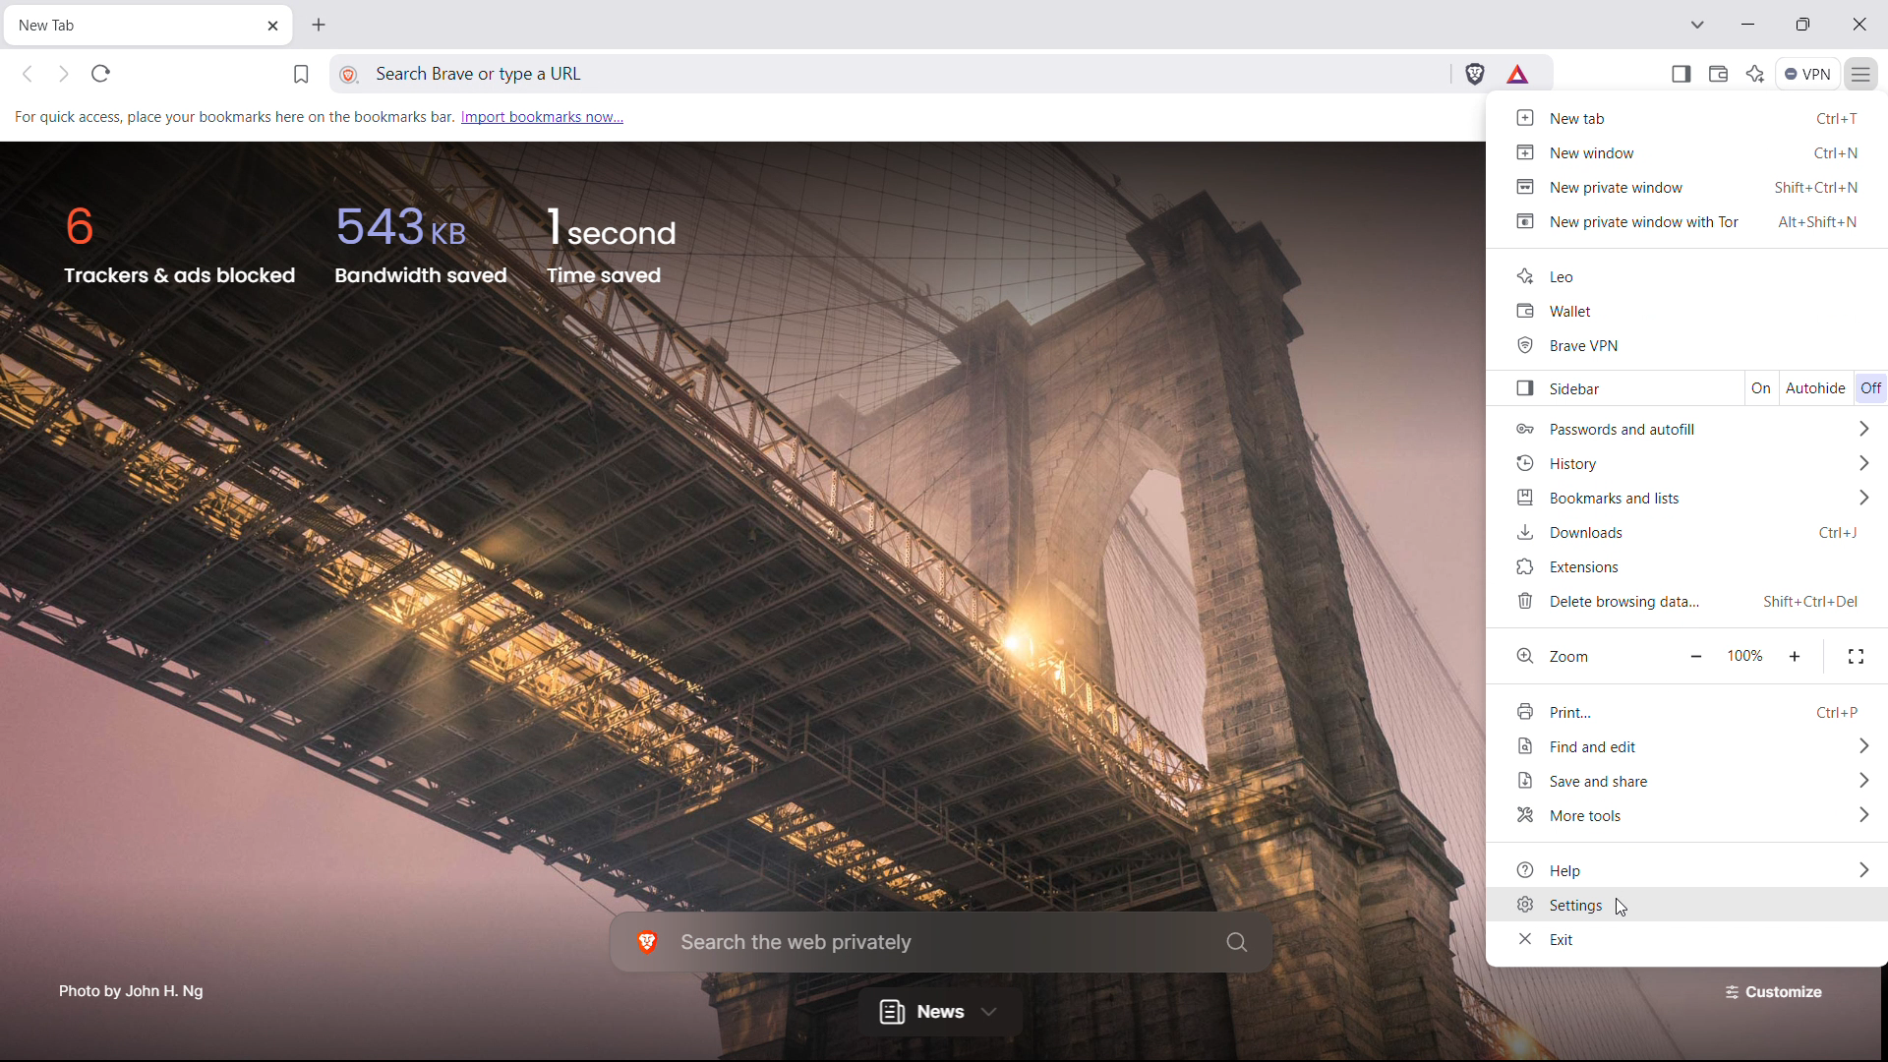  Describe the element at coordinates (618, 221) in the screenshot. I see `1 second` at that location.